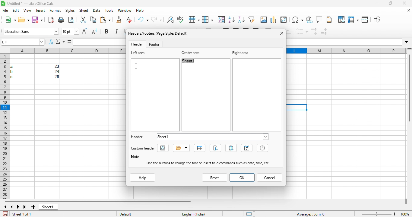 The image size is (412, 217). Describe the element at coordinates (96, 32) in the screenshot. I see `decrease font size` at that location.